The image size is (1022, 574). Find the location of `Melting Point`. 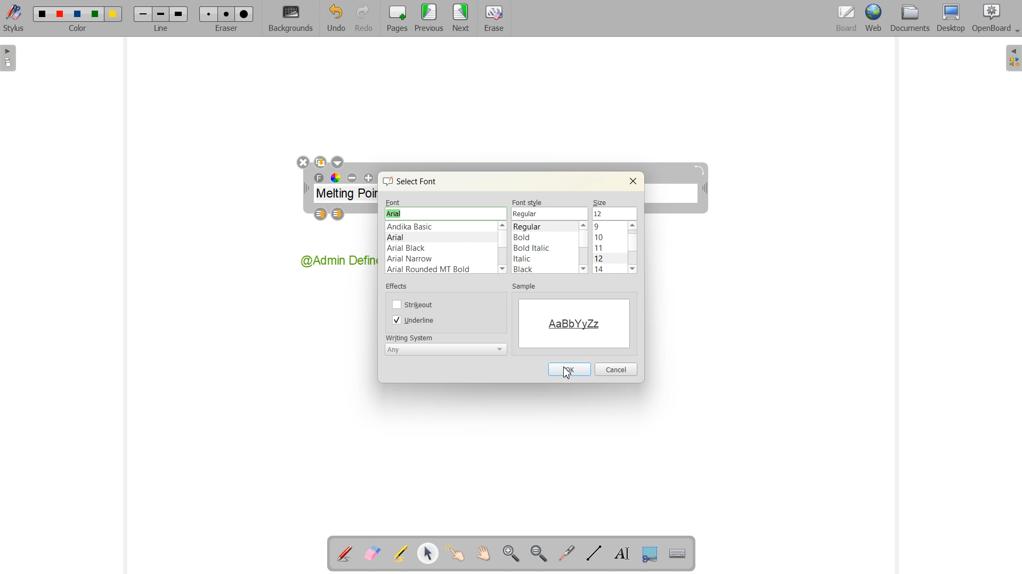

Melting Point is located at coordinates (346, 195).